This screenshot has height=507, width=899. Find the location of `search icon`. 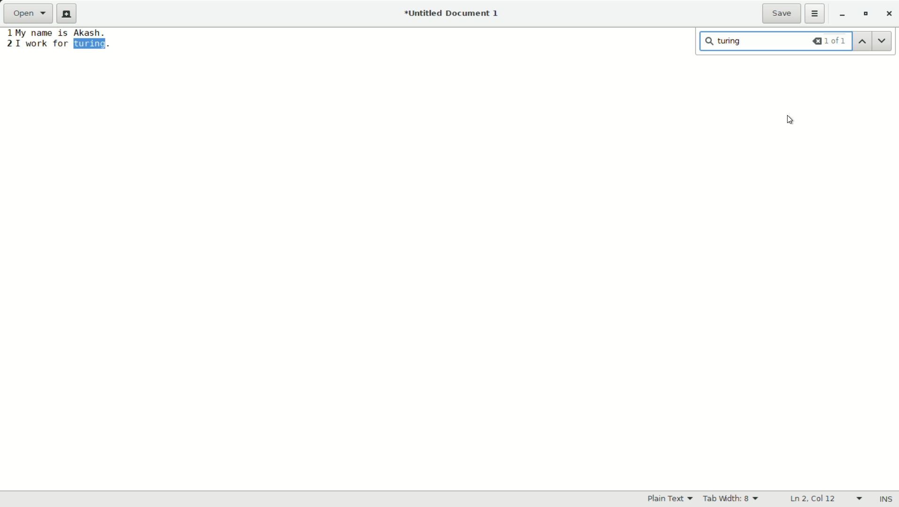

search icon is located at coordinates (709, 41).